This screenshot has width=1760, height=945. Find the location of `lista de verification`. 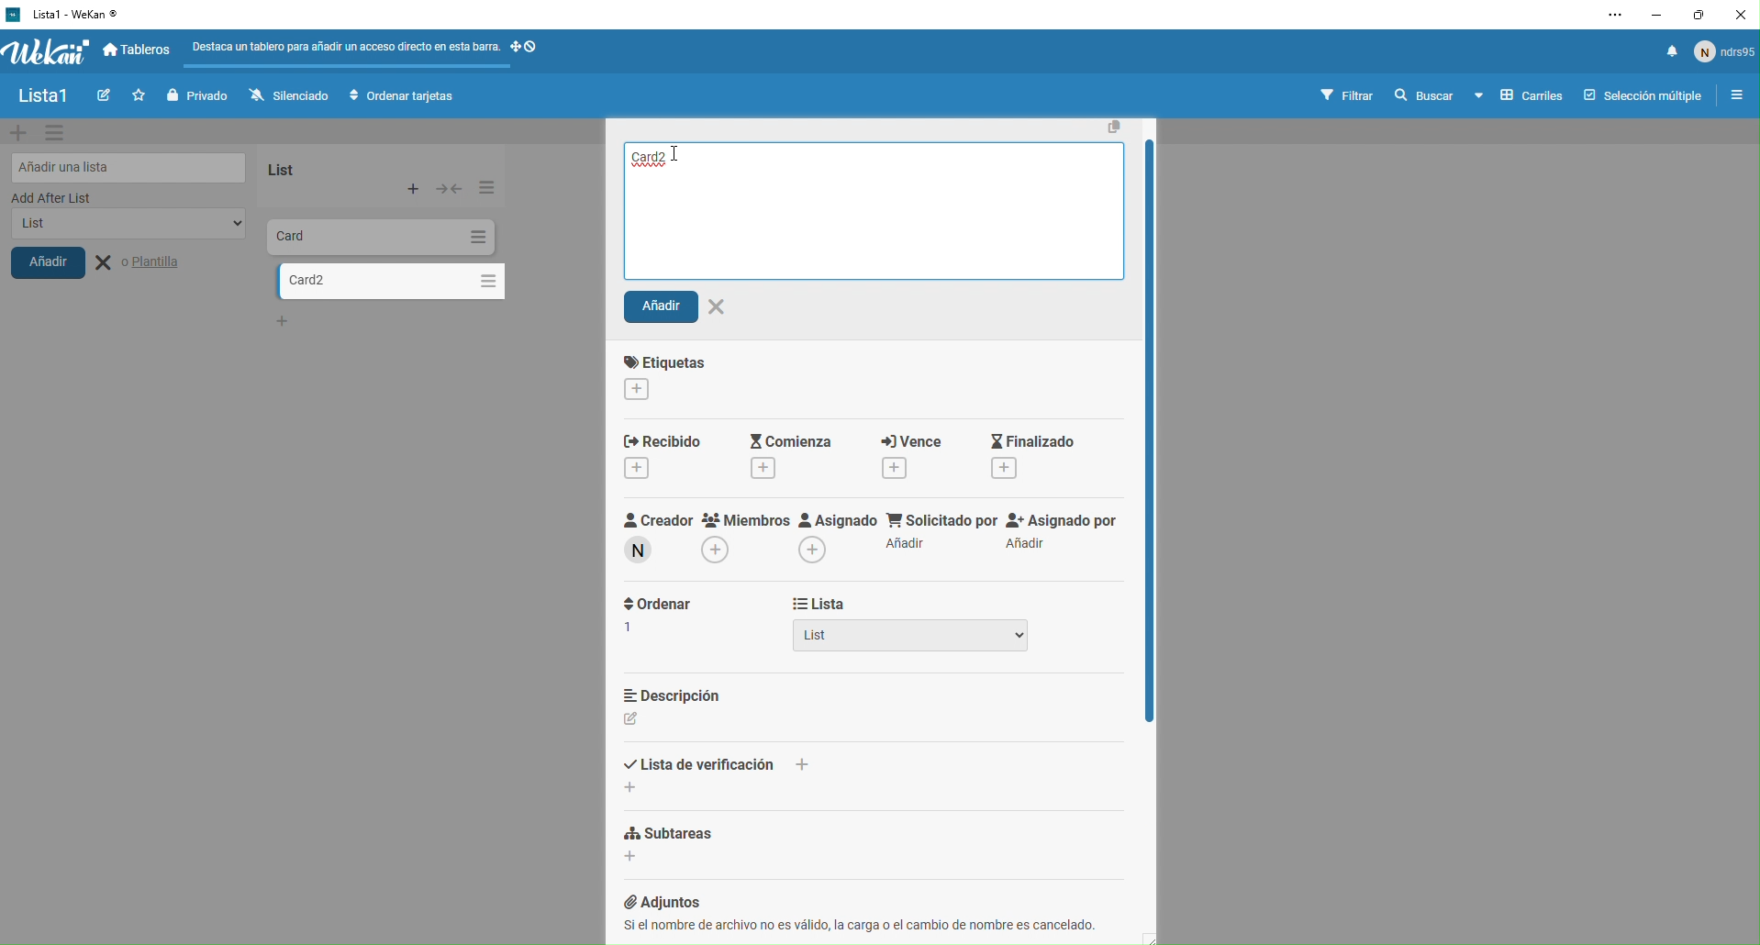

lista de verification is located at coordinates (719, 773).